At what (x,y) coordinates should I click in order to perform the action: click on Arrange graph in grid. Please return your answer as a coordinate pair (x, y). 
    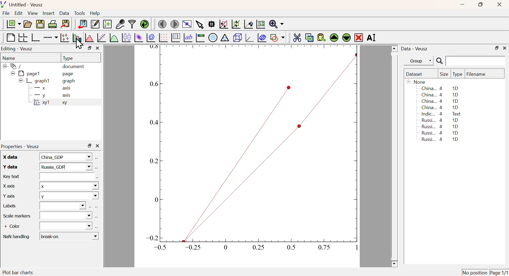
    Looking at the image, I should click on (23, 37).